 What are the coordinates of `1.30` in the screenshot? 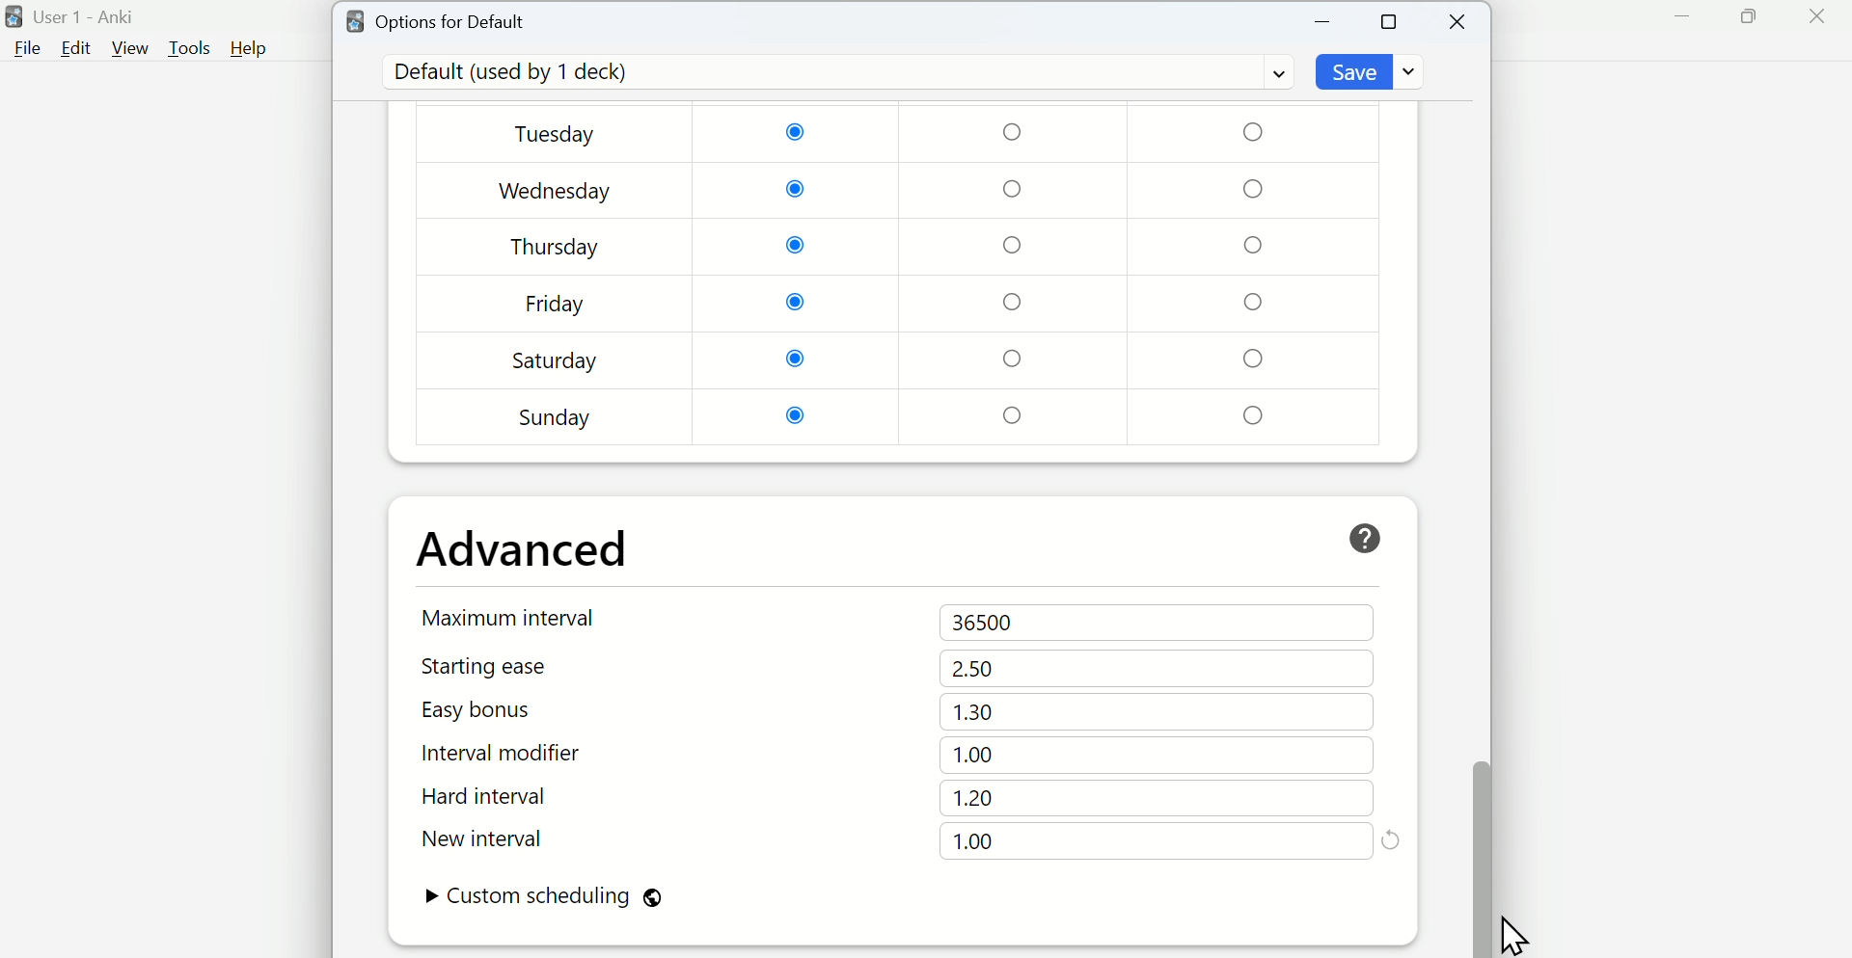 It's located at (973, 711).